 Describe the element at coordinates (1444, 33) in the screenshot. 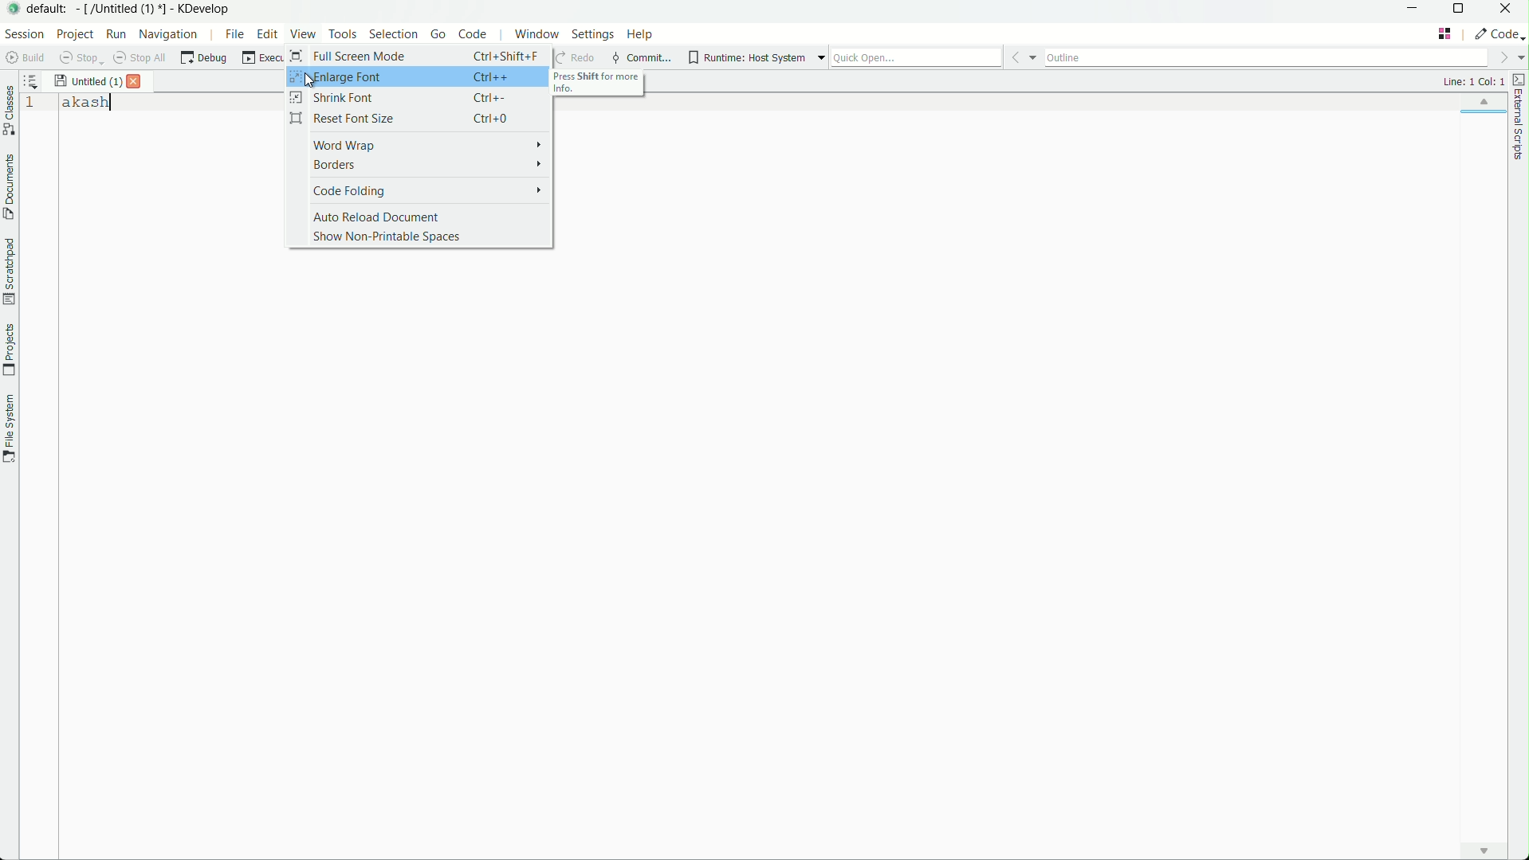

I see `change layout` at that location.